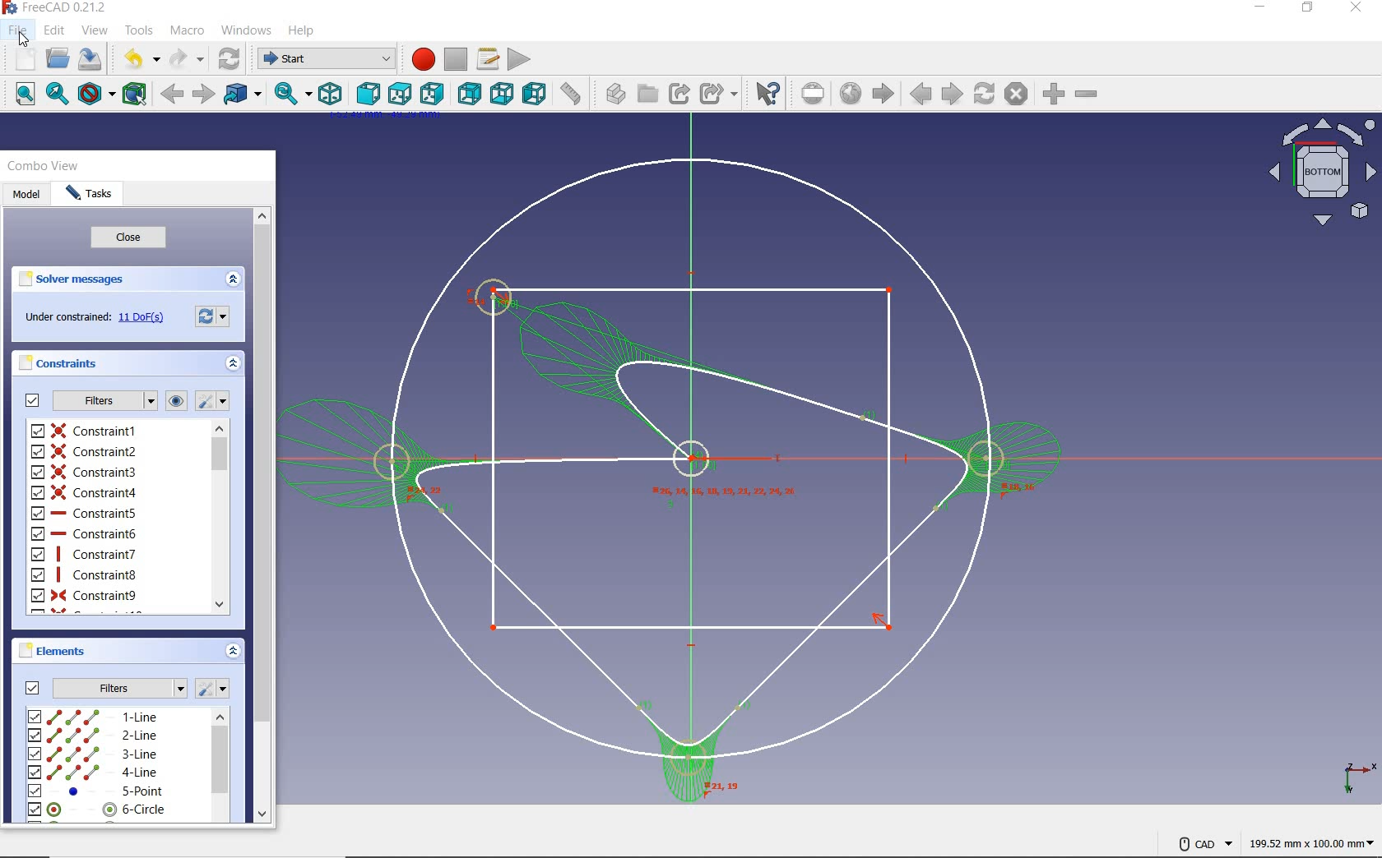 The image size is (1382, 858). What do you see at coordinates (183, 59) in the screenshot?
I see `redo` at bounding box center [183, 59].